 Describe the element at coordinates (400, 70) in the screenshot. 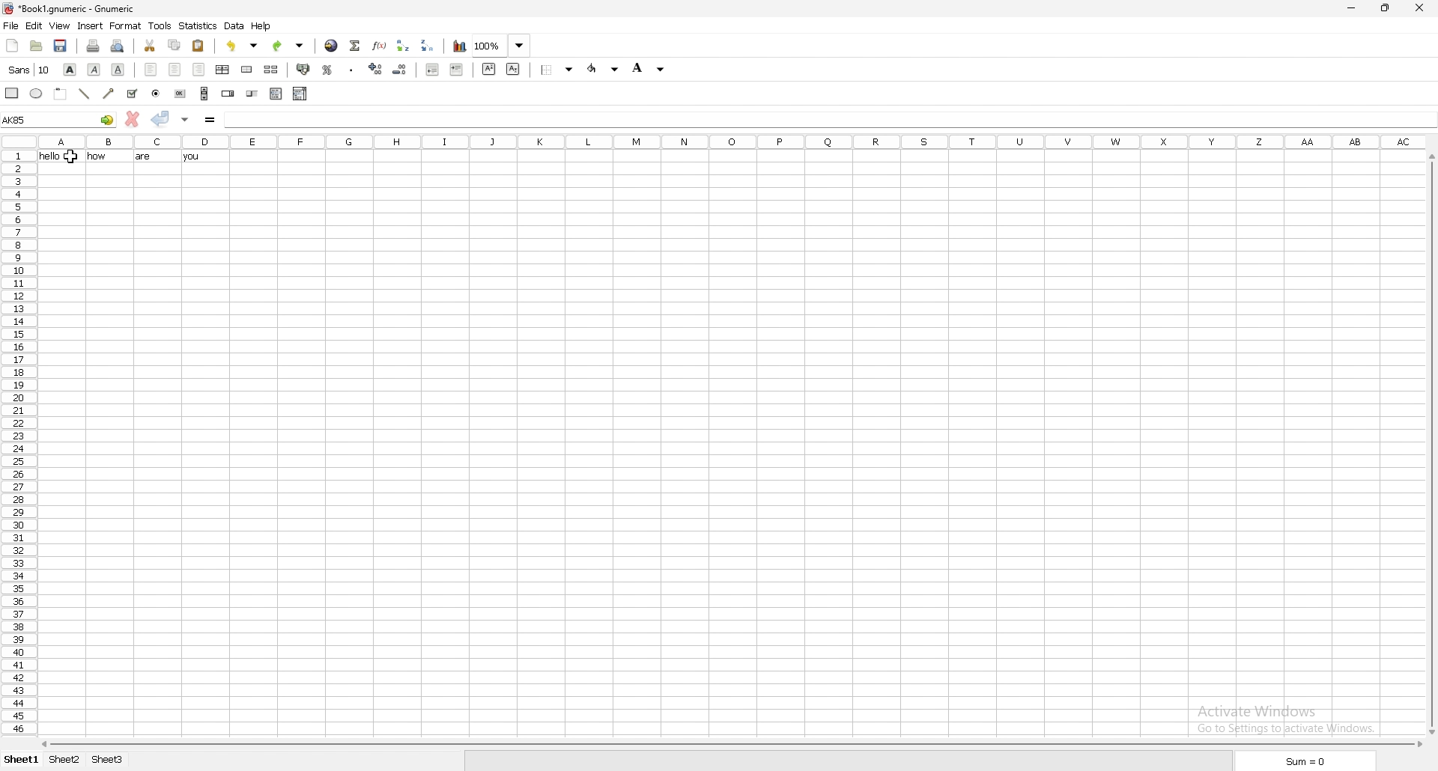

I see `decrease decimal` at that location.